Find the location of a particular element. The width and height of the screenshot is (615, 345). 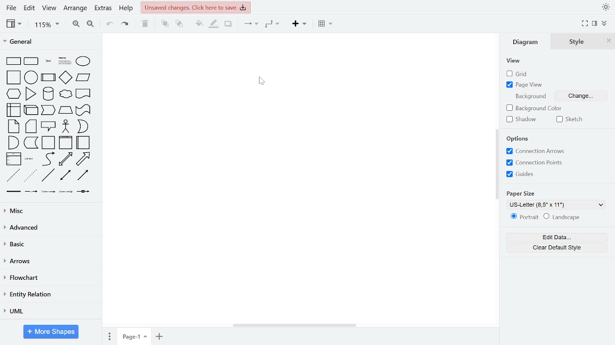

page view is located at coordinates (526, 85).